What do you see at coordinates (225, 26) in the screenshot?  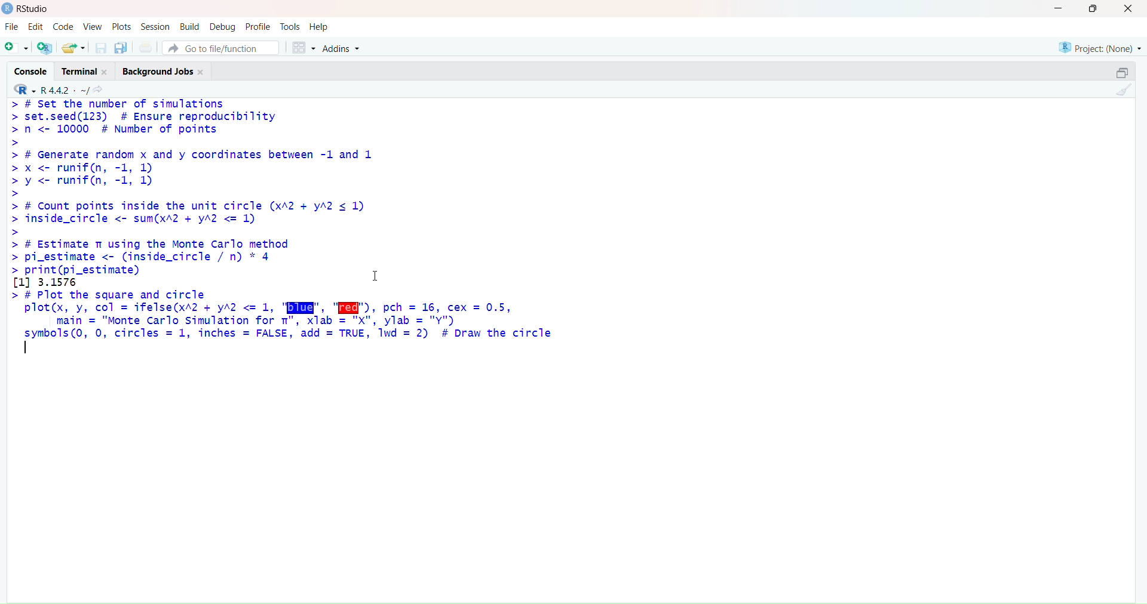 I see `Debug` at bounding box center [225, 26].